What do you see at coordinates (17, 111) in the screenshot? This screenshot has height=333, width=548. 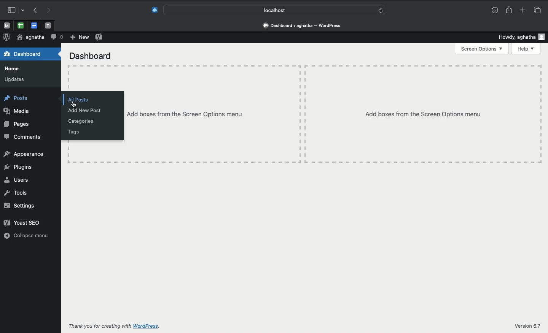 I see `Media` at bounding box center [17, 111].